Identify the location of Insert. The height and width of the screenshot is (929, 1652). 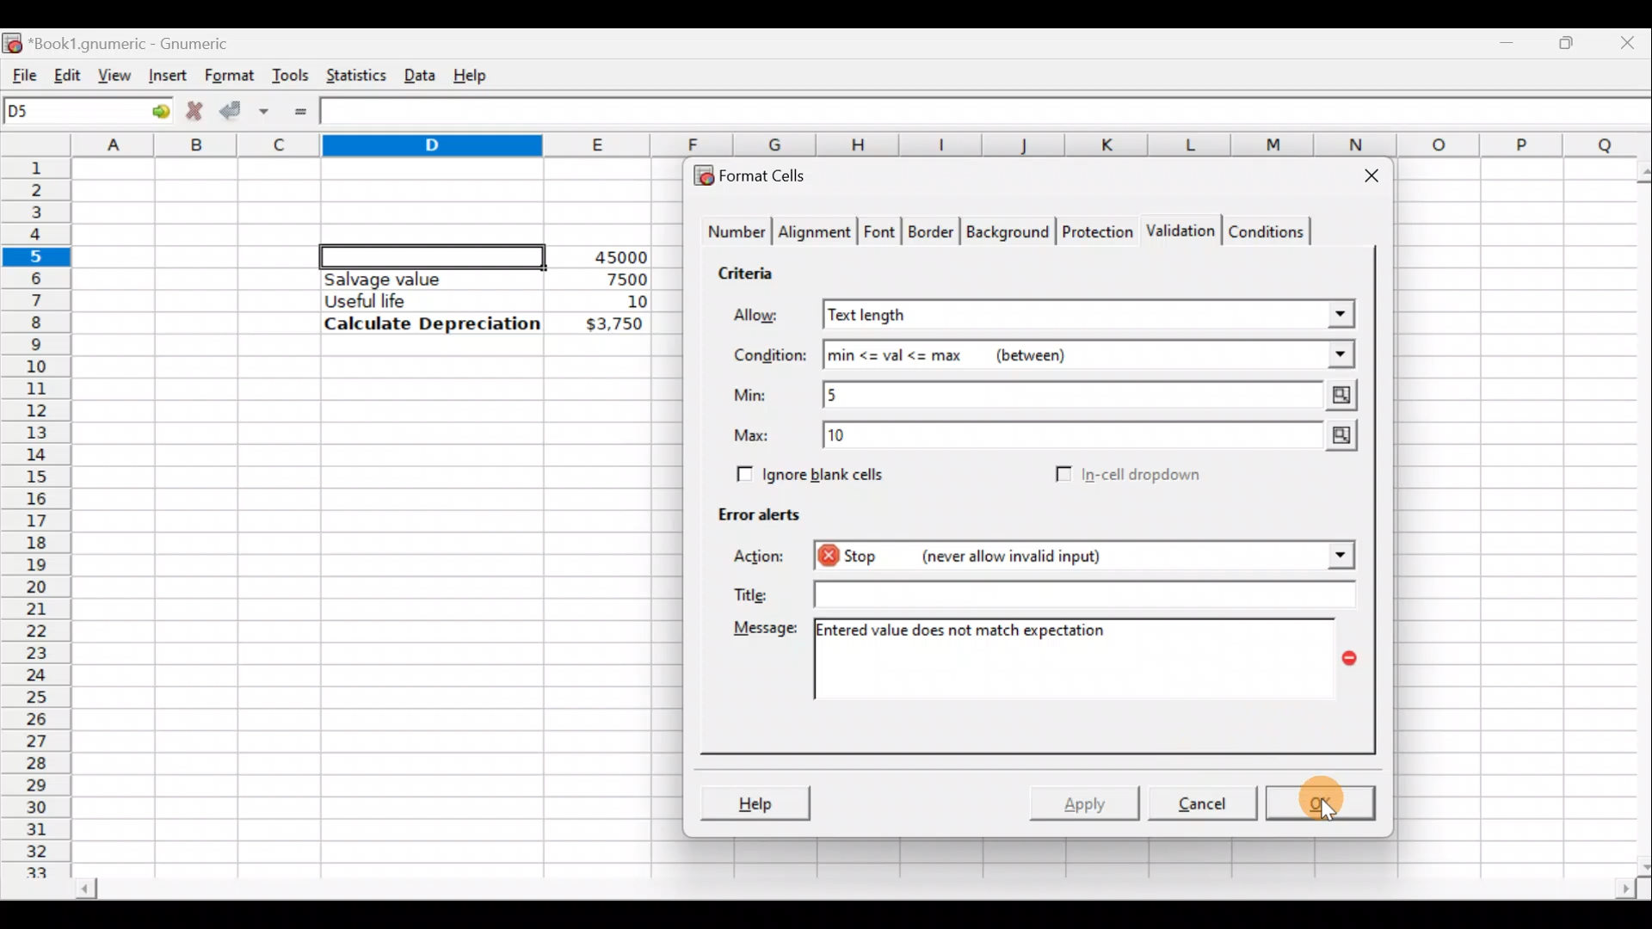
(165, 75).